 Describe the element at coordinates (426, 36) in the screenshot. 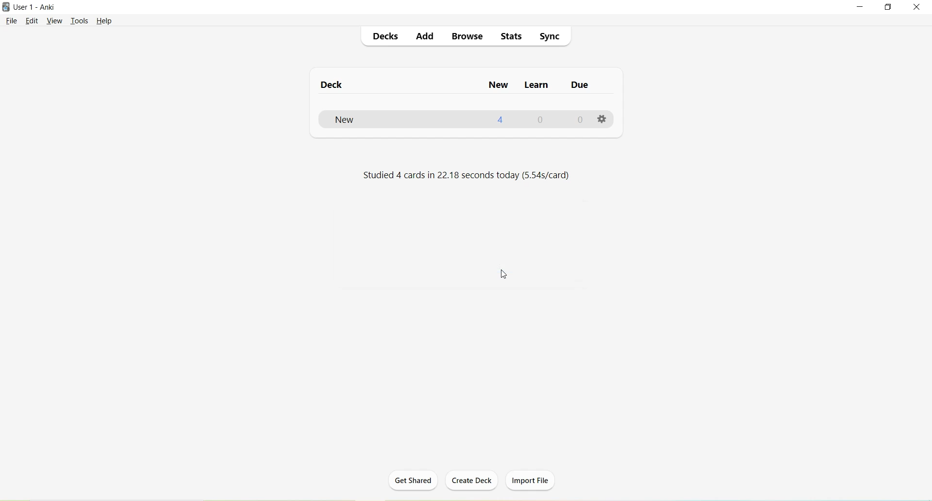

I see `Add` at that location.